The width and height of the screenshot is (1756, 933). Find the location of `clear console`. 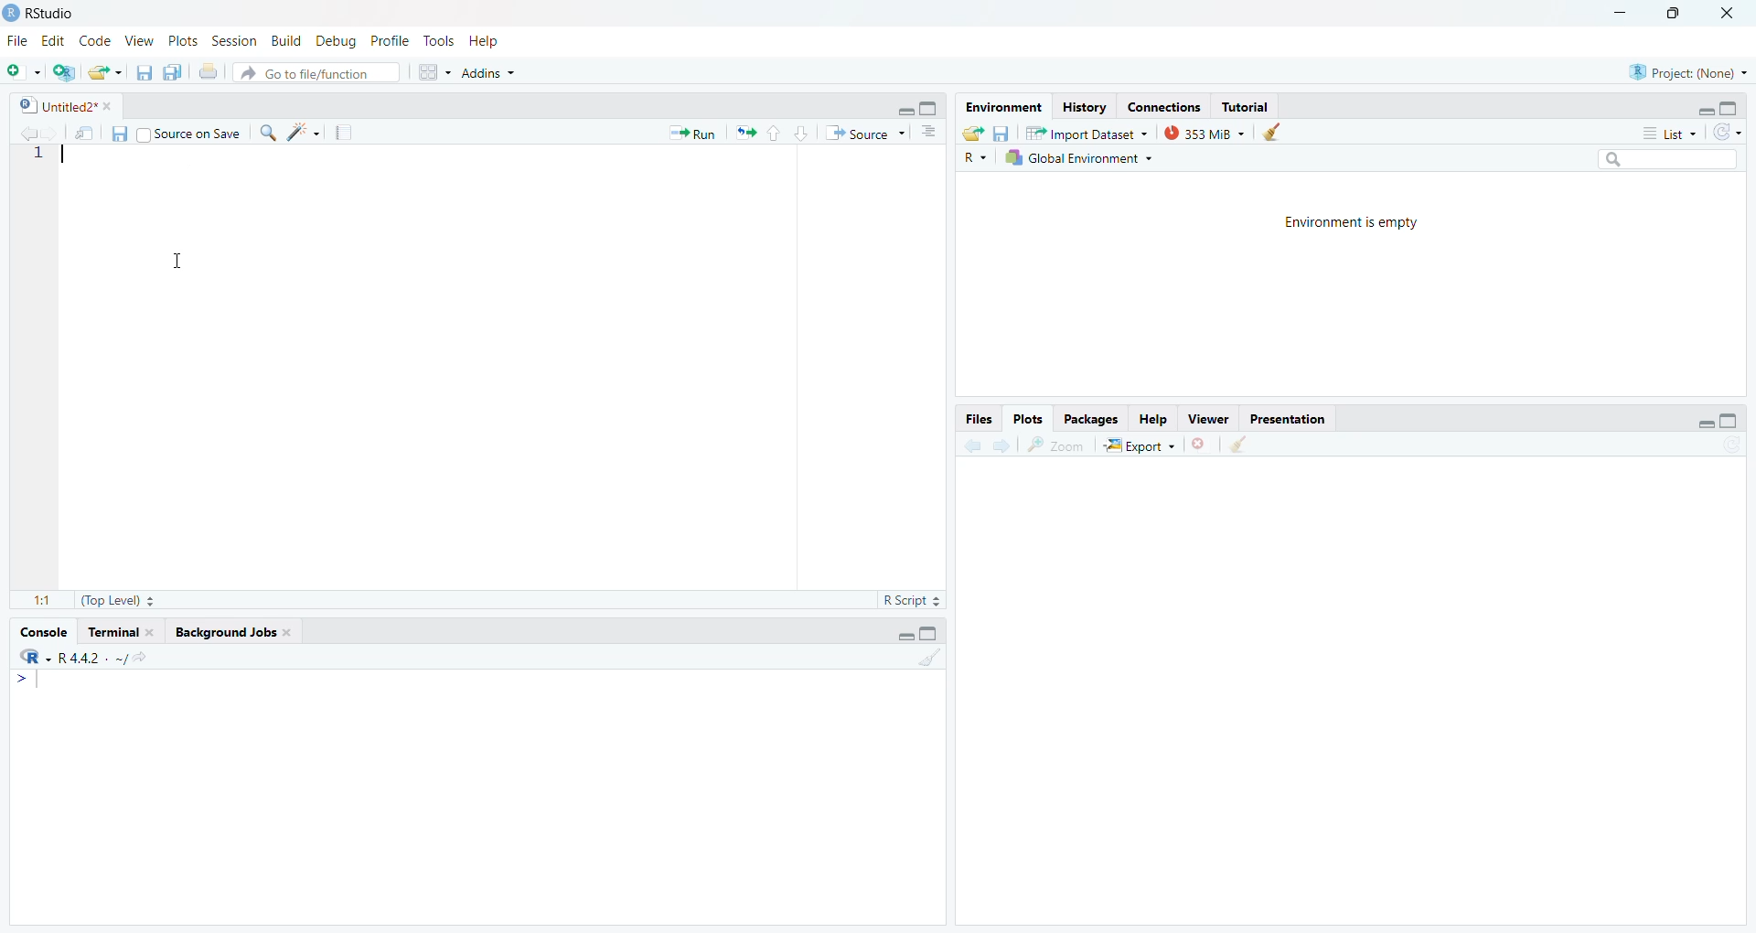

clear console is located at coordinates (932, 660).